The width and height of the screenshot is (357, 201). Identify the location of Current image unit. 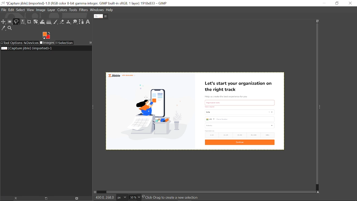
(121, 197).